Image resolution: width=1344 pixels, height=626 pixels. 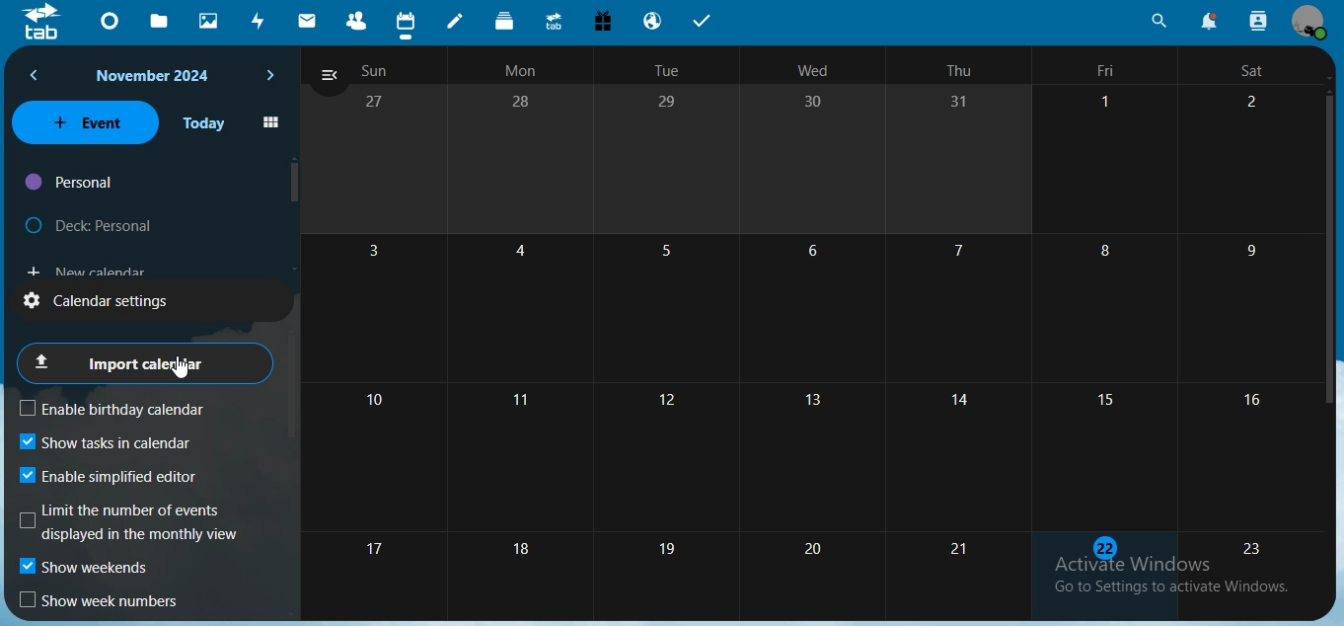 I want to click on deck, so click(x=506, y=21).